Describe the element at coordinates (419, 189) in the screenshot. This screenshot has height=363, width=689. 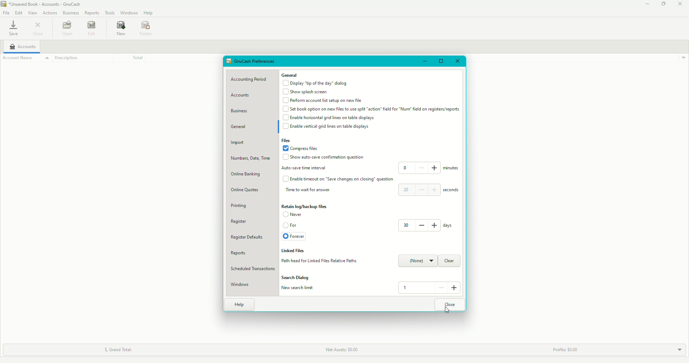
I see `20` at that location.